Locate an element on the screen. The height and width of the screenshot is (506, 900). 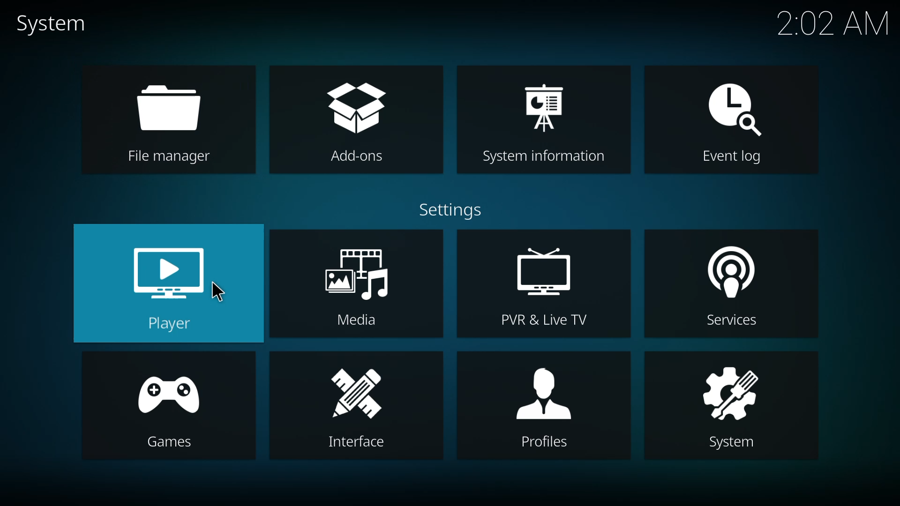
interface is located at coordinates (356, 407).